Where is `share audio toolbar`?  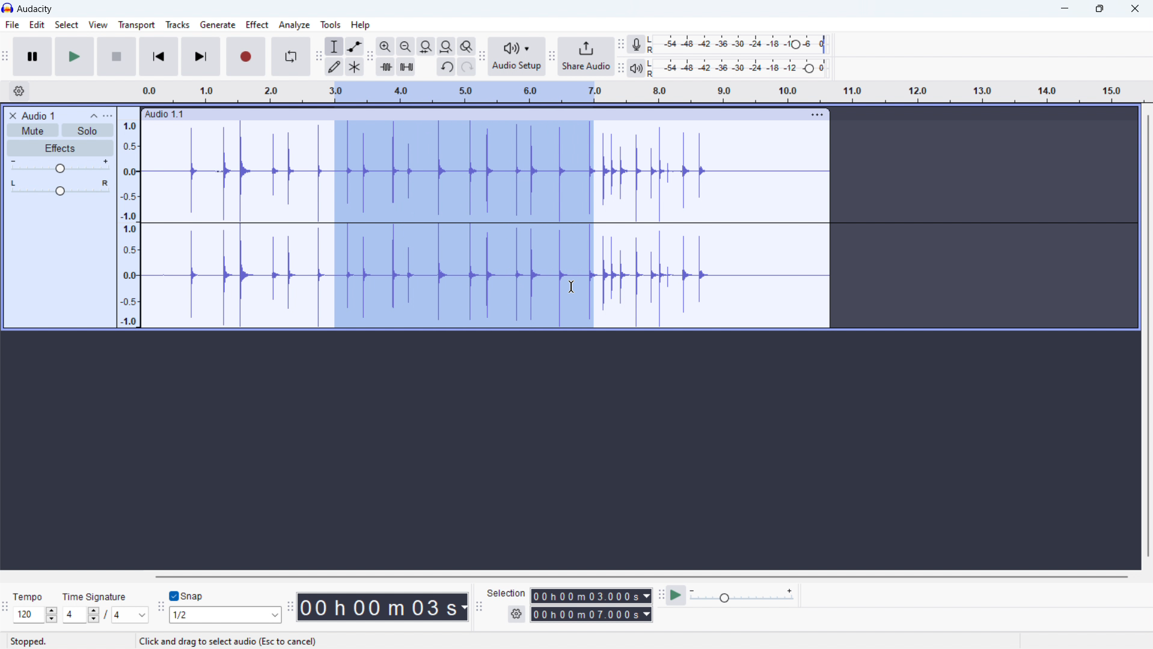
share audio toolbar is located at coordinates (552, 56).